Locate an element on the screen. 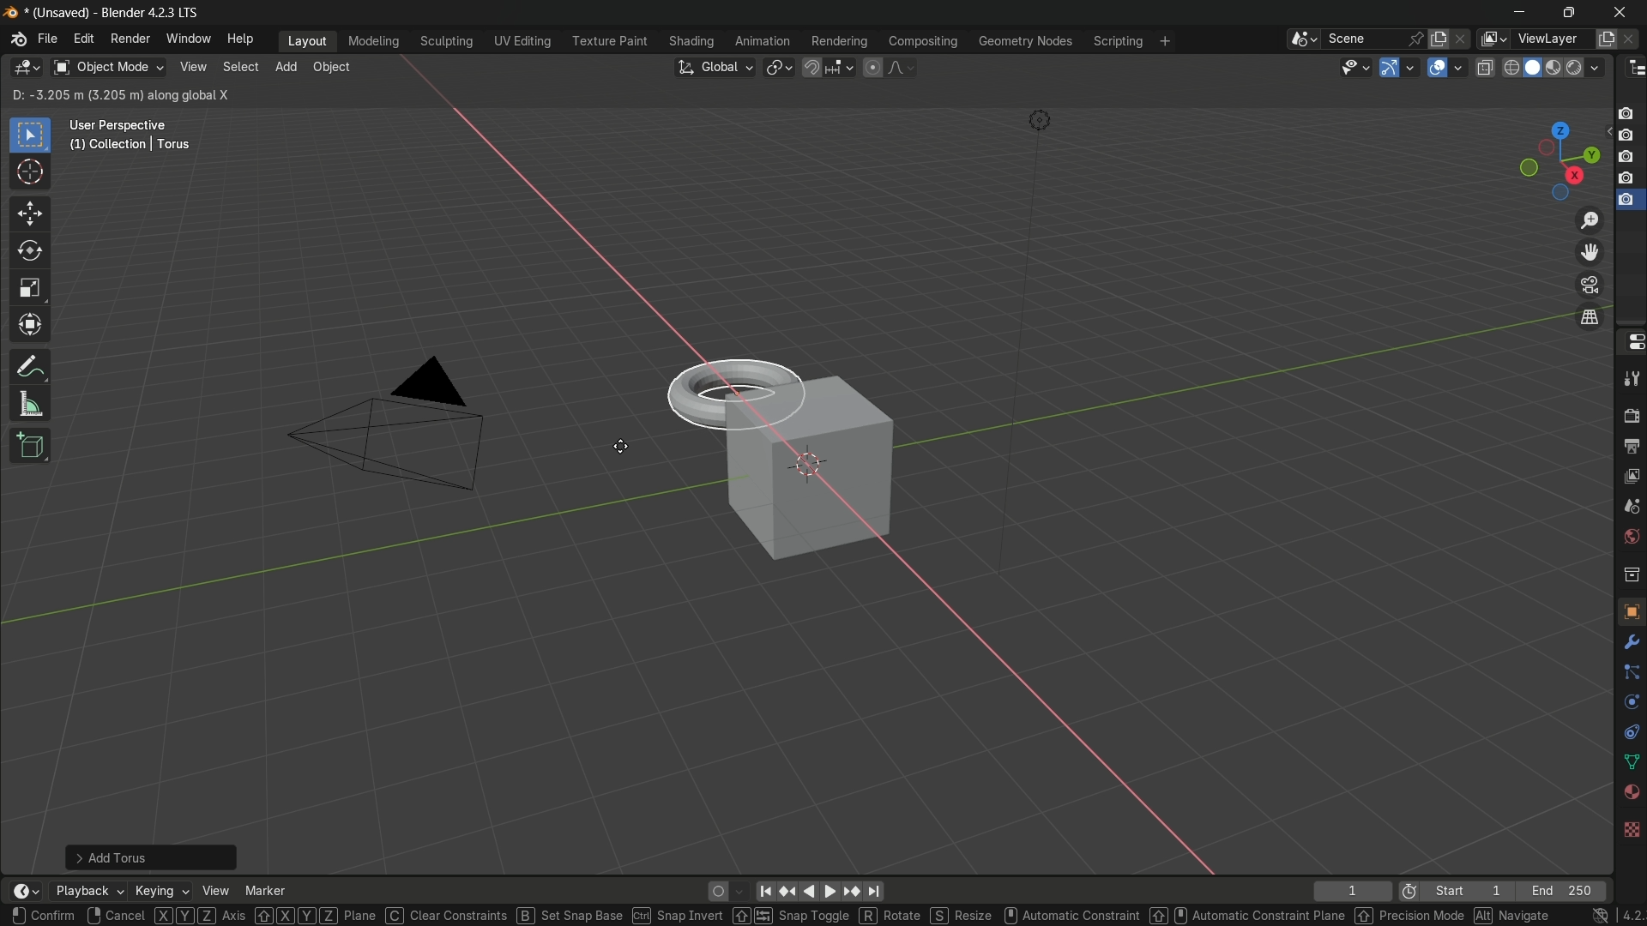 The width and height of the screenshot is (1647, 926). remove layer is located at coordinates (1632, 39).